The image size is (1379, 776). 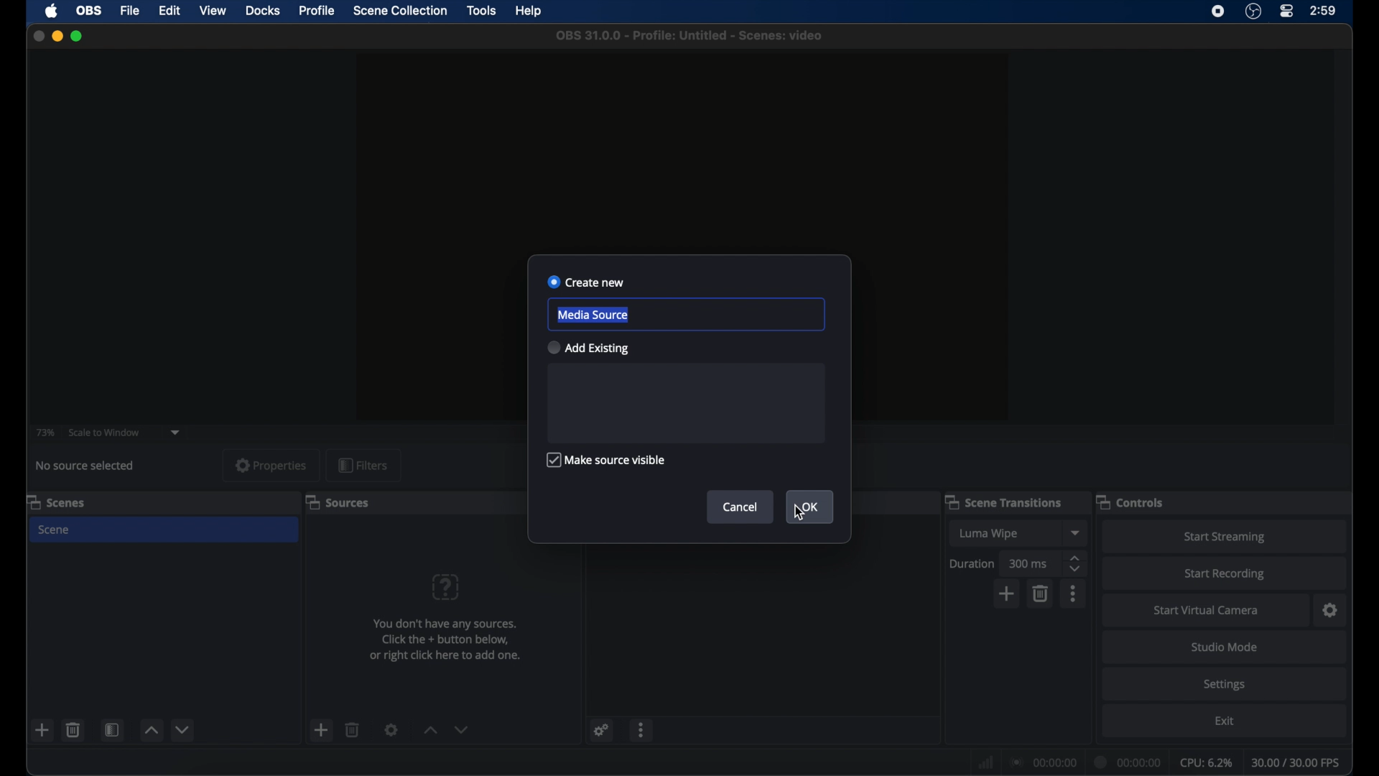 What do you see at coordinates (131, 11) in the screenshot?
I see `file` at bounding box center [131, 11].